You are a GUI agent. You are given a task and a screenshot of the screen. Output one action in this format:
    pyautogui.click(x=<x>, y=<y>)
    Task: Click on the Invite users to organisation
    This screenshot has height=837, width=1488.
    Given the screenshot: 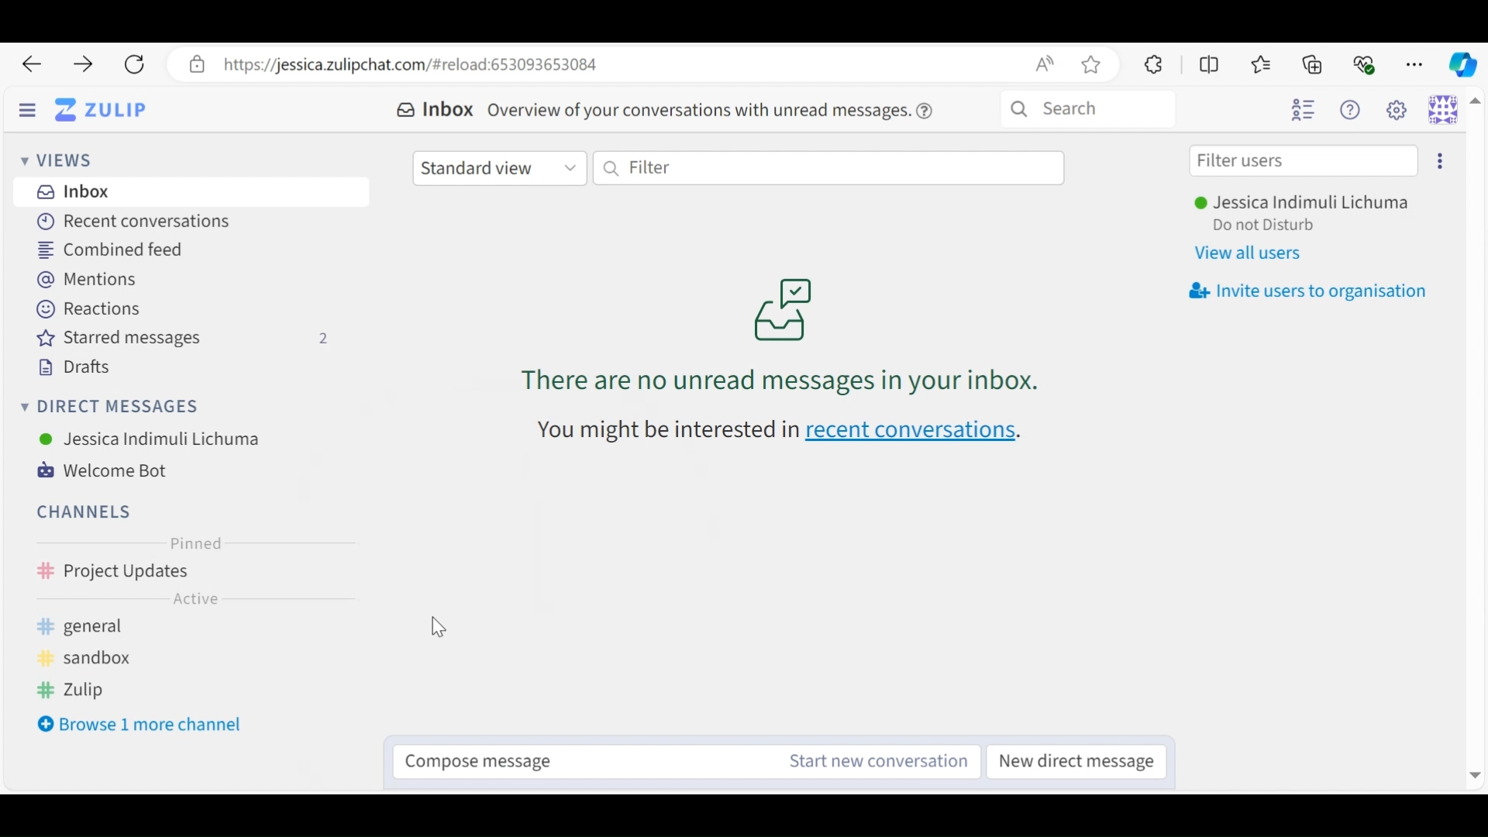 What is the action you would take?
    pyautogui.click(x=1307, y=291)
    